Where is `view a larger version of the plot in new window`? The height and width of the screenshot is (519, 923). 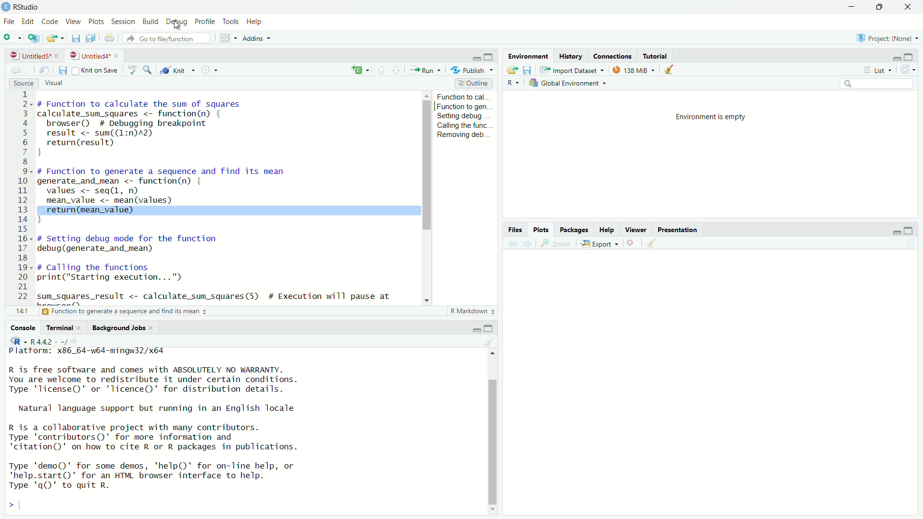 view a larger version of the plot in new window is located at coordinates (559, 244).